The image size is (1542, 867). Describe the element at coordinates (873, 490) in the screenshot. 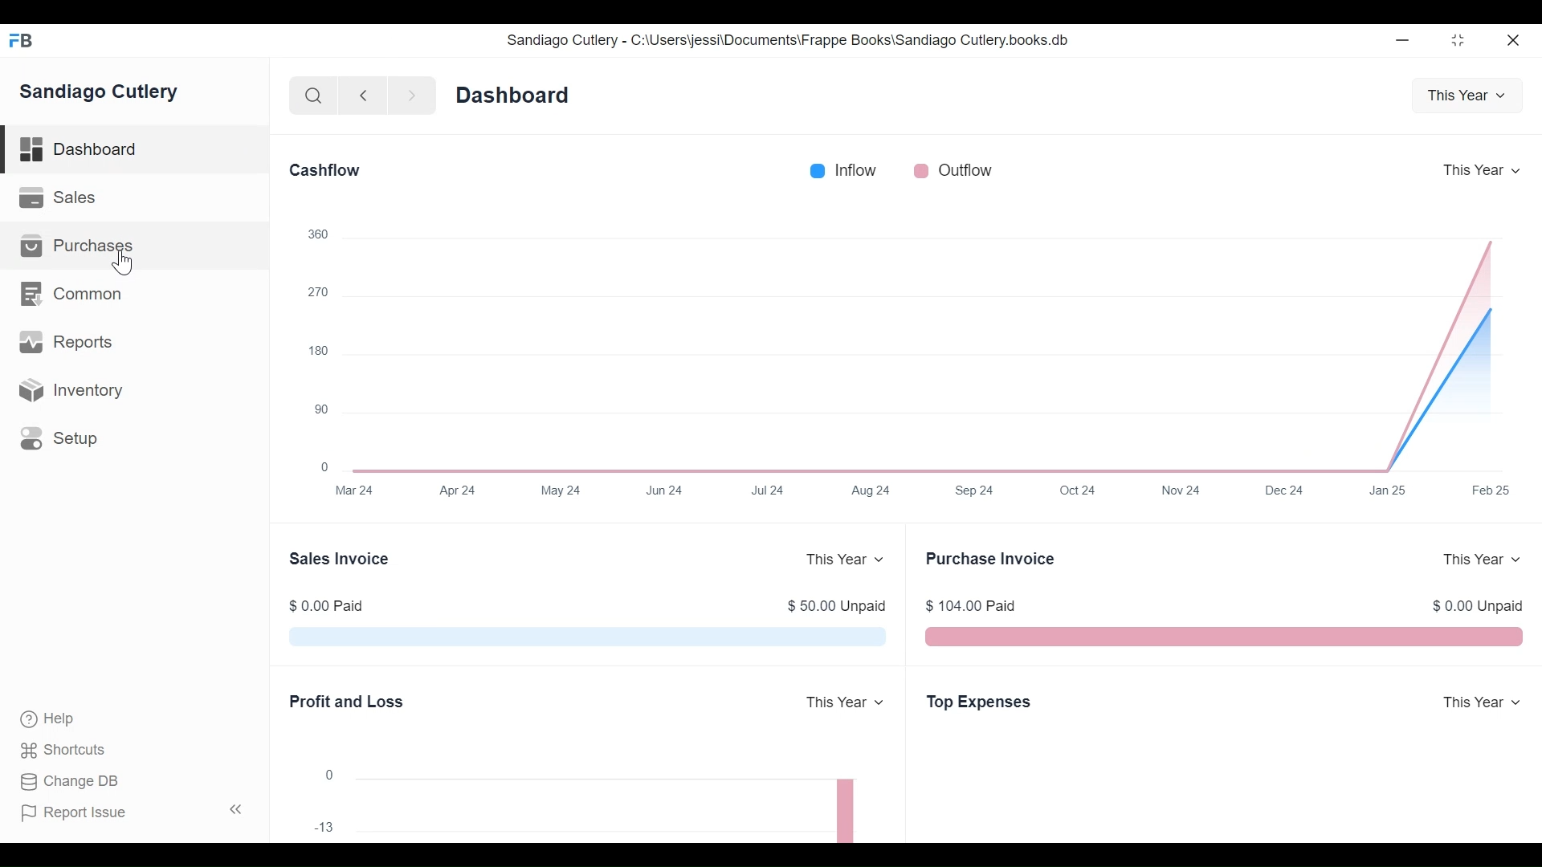

I see `Aug 24` at that location.